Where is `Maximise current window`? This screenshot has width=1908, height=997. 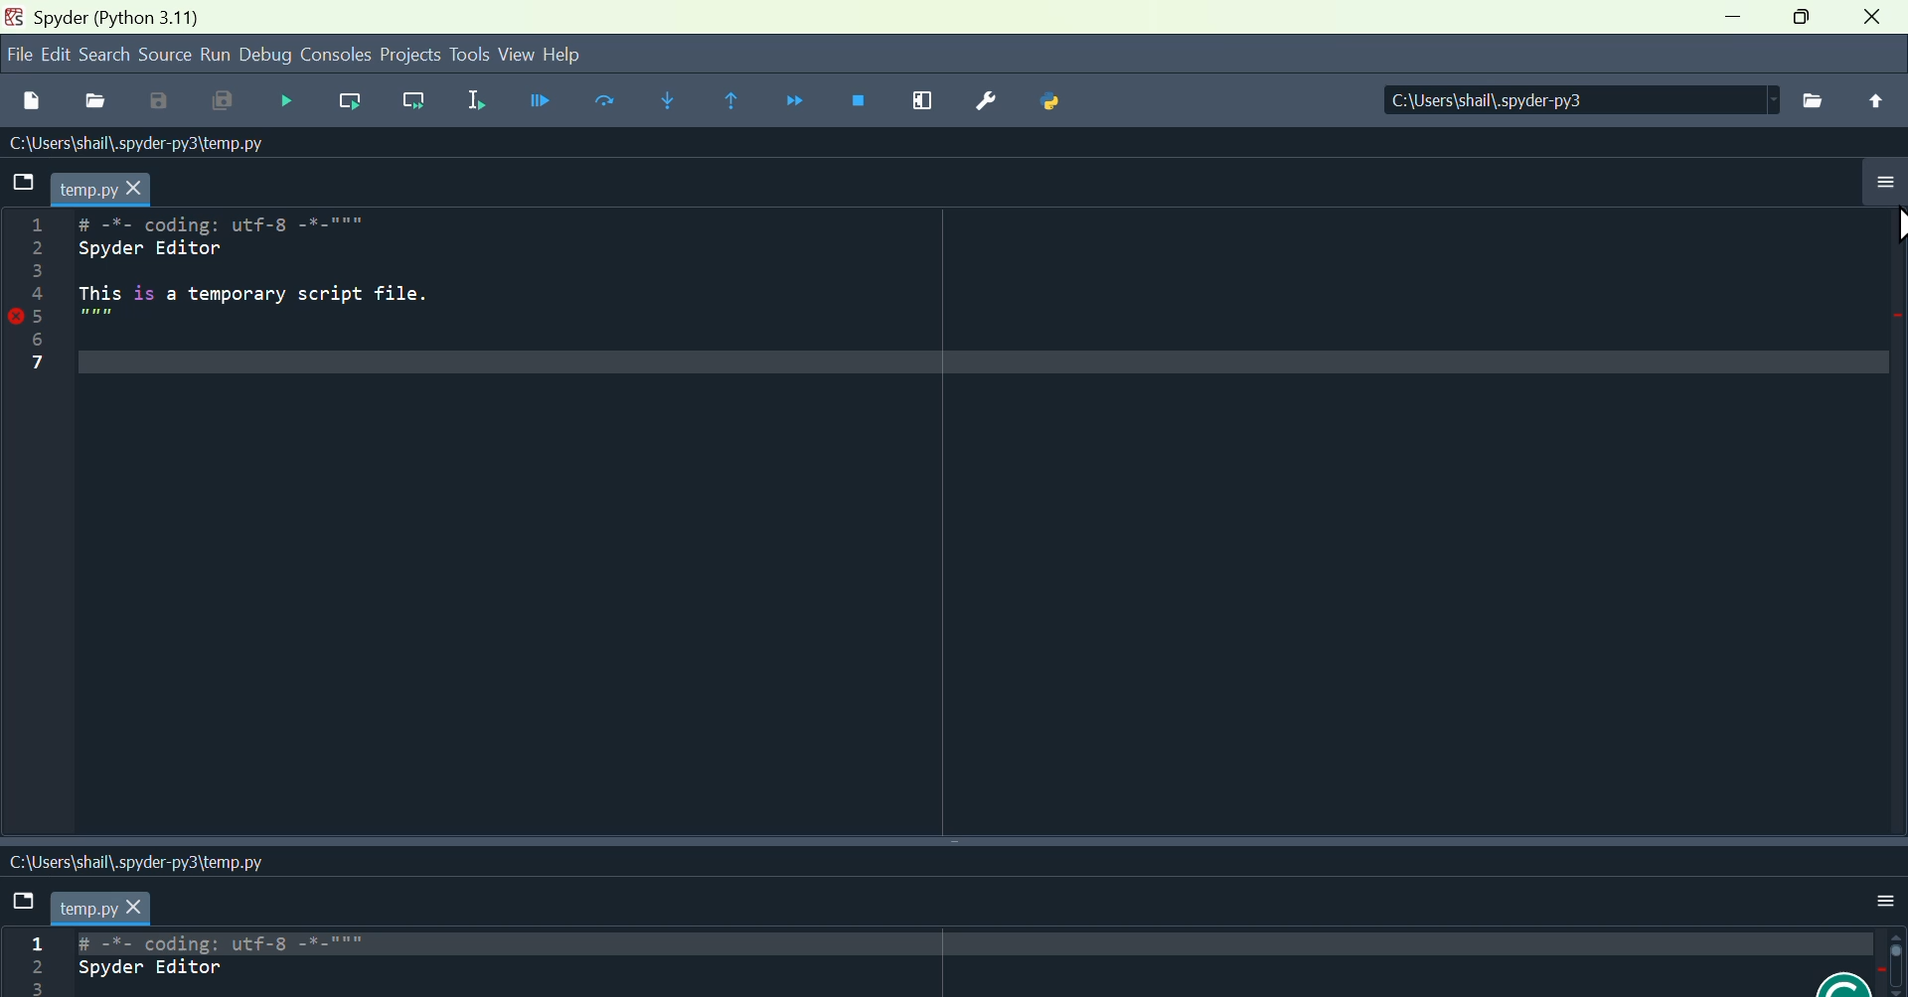
Maximise current window is located at coordinates (925, 105).